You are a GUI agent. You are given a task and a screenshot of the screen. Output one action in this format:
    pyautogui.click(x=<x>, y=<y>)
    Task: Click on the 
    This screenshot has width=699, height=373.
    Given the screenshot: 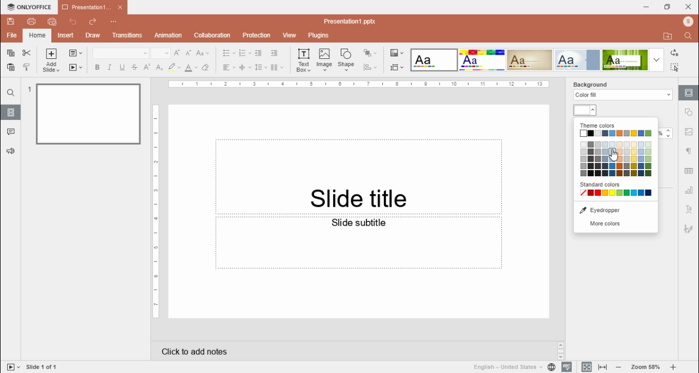 What is the action you would take?
    pyautogui.click(x=688, y=230)
    